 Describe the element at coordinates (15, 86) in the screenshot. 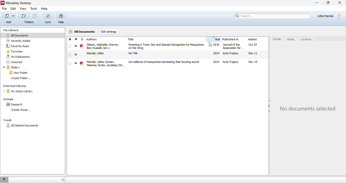

I see `external library` at that location.